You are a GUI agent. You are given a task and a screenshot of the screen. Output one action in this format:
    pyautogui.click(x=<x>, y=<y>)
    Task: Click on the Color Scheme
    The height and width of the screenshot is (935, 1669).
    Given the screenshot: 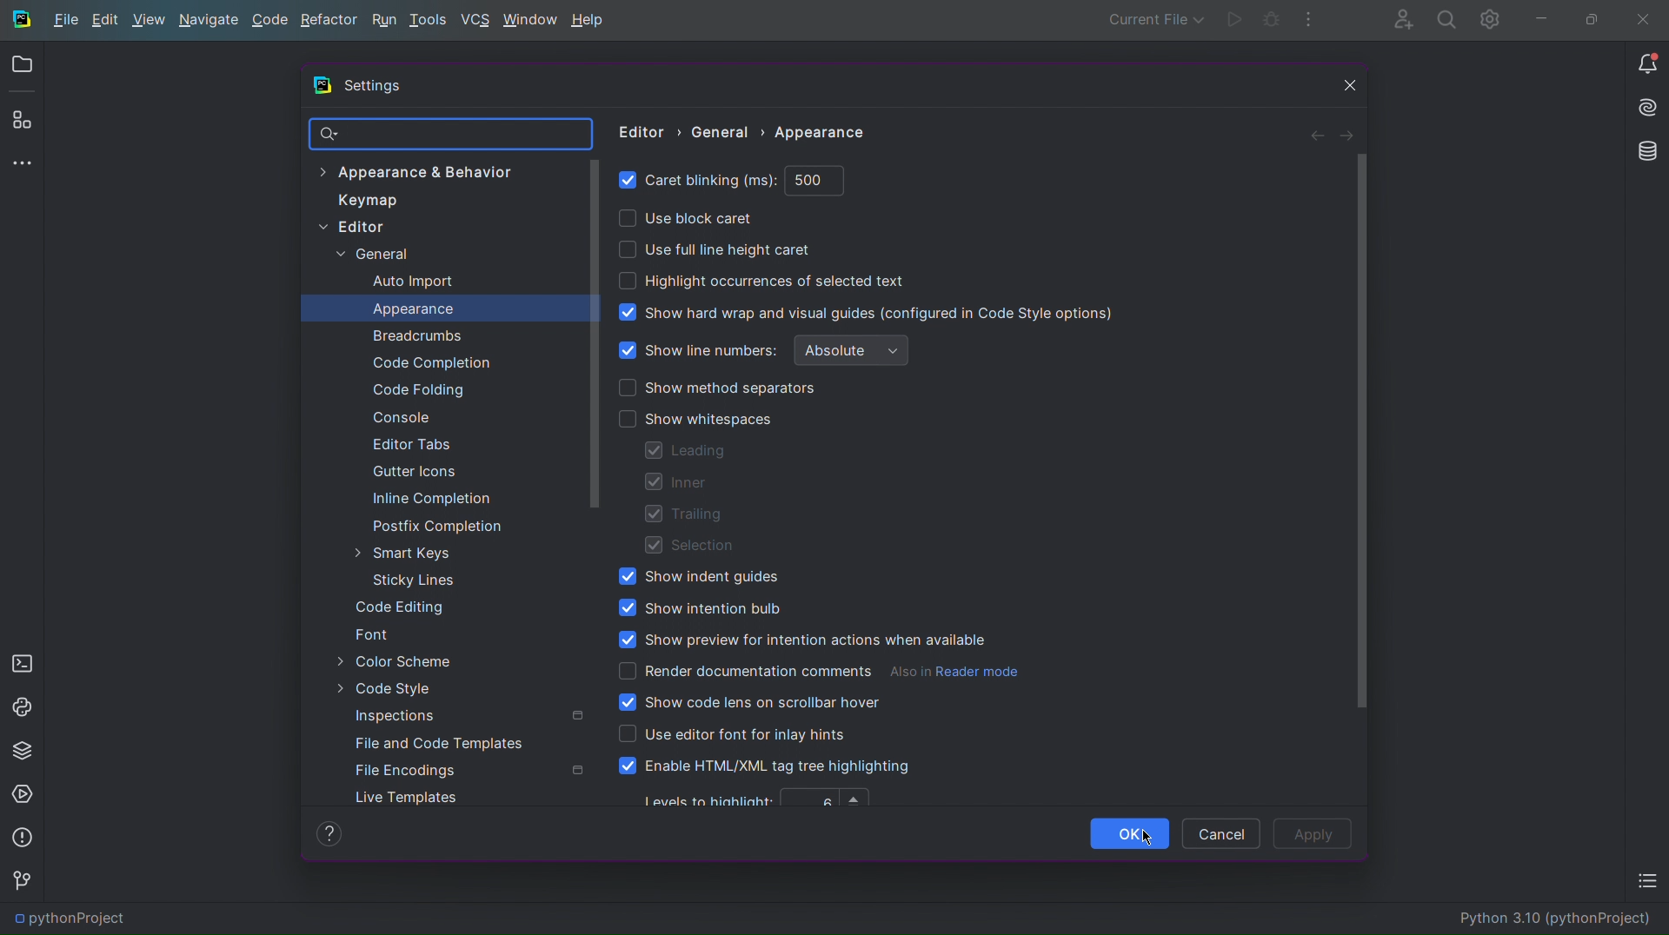 What is the action you would take?
    pyautogui.click(x=403, y=662)
    